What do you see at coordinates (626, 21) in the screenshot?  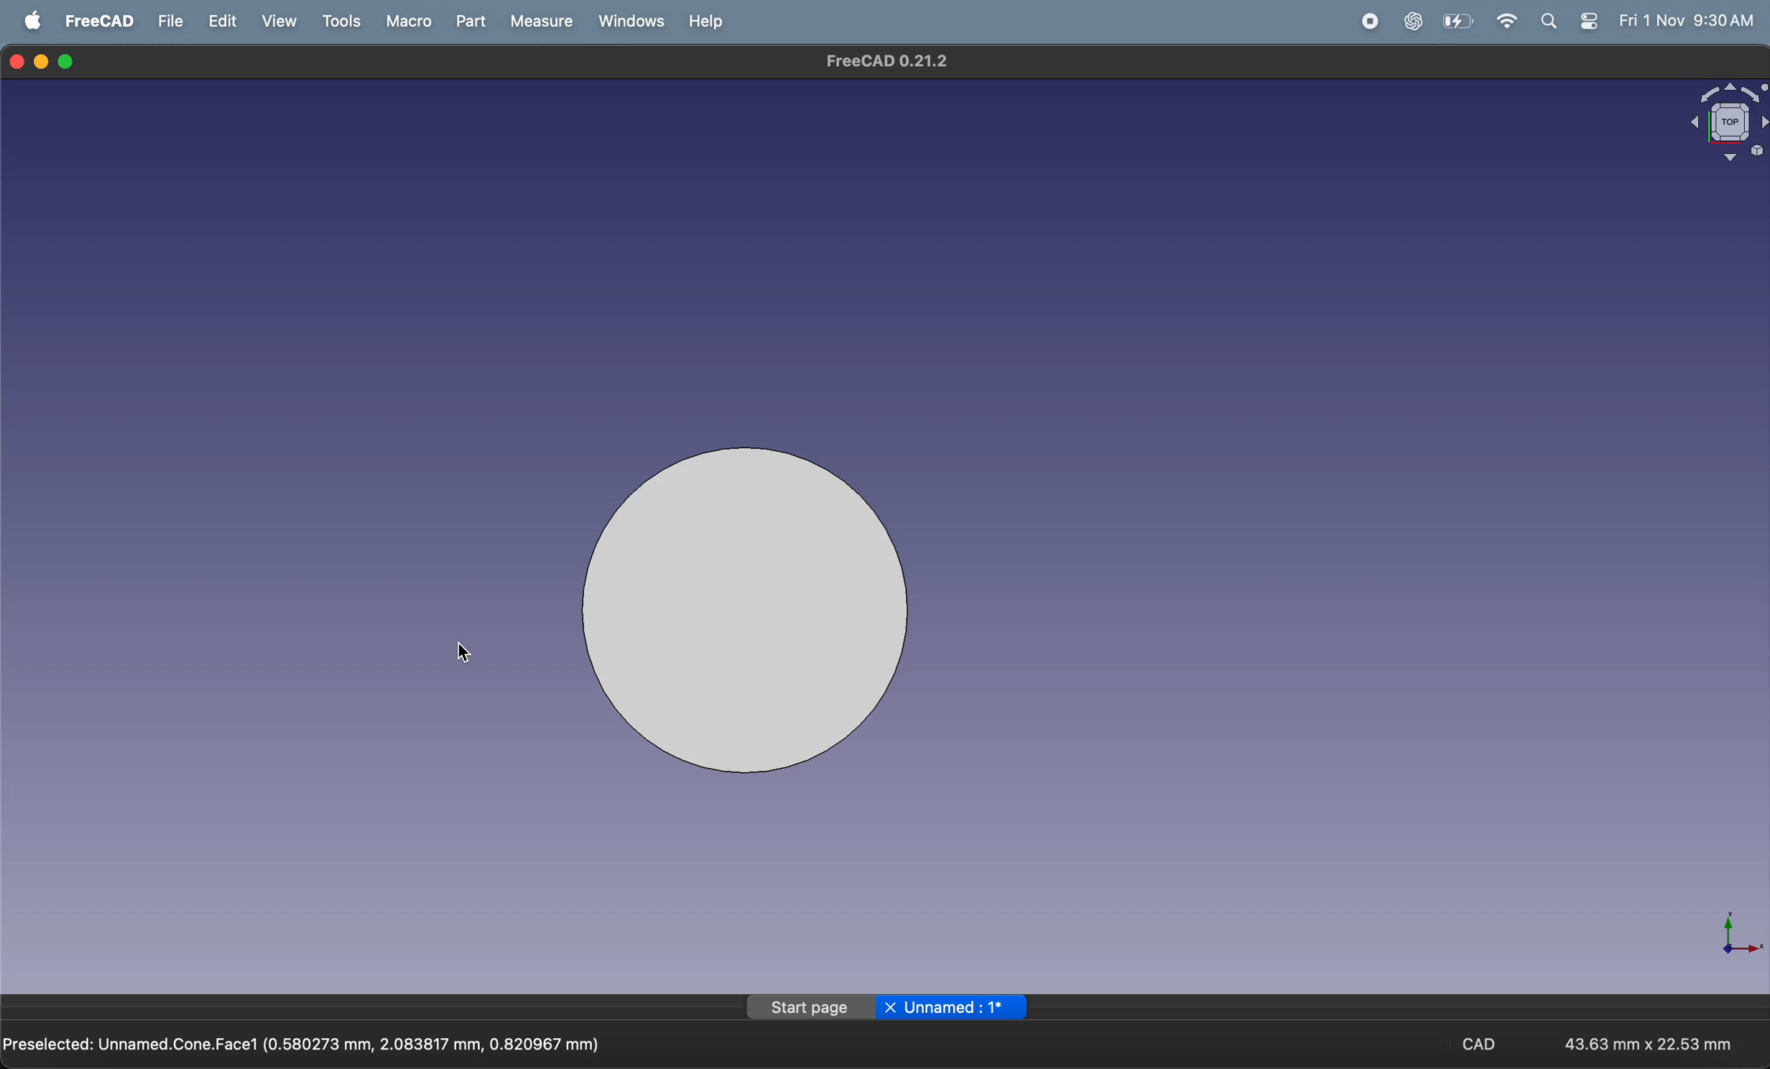 I see `windows` at bounding box center [626, 21].